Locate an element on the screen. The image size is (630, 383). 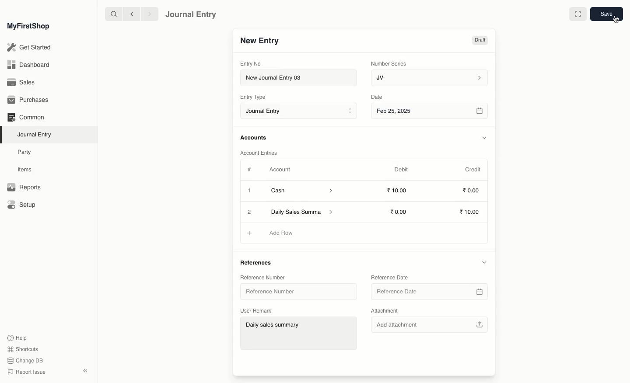
New Journal Entry 03 is located at coordinates (301, 78).